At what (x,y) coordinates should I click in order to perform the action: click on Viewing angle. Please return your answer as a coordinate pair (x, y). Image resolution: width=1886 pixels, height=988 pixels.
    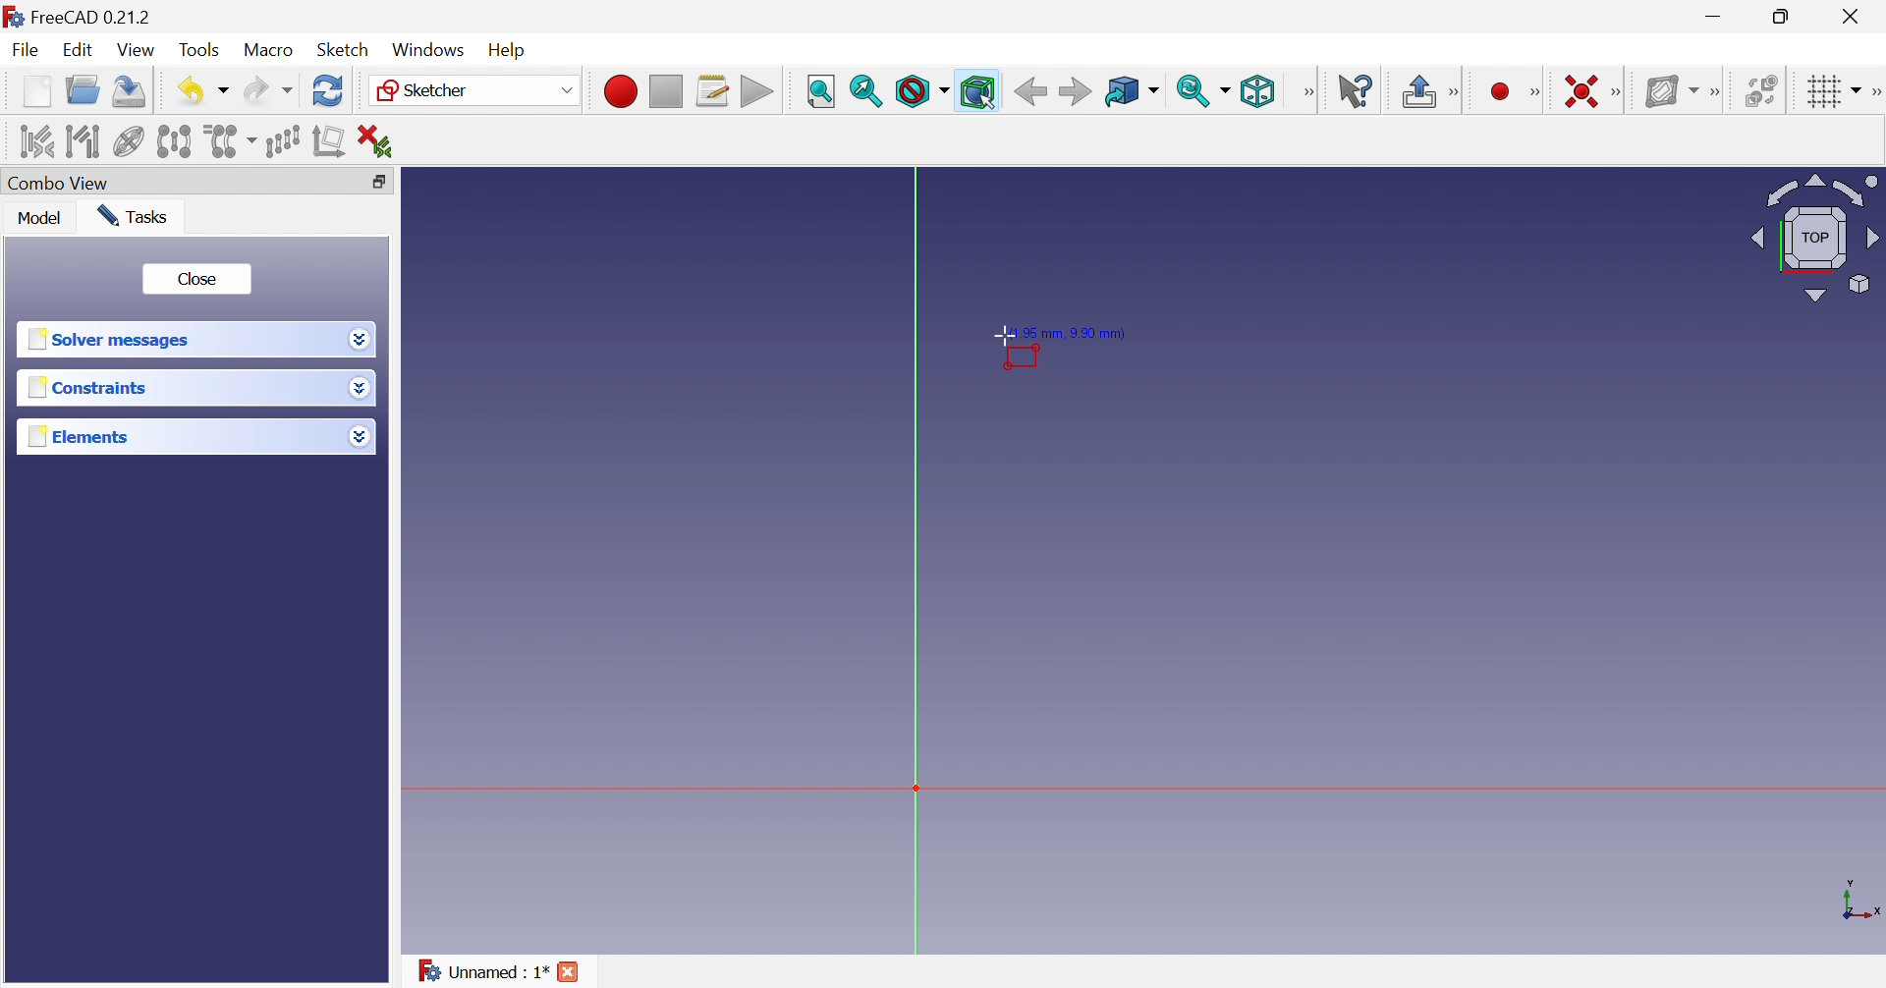
    Looking at the image, I should click on (1814, 240).